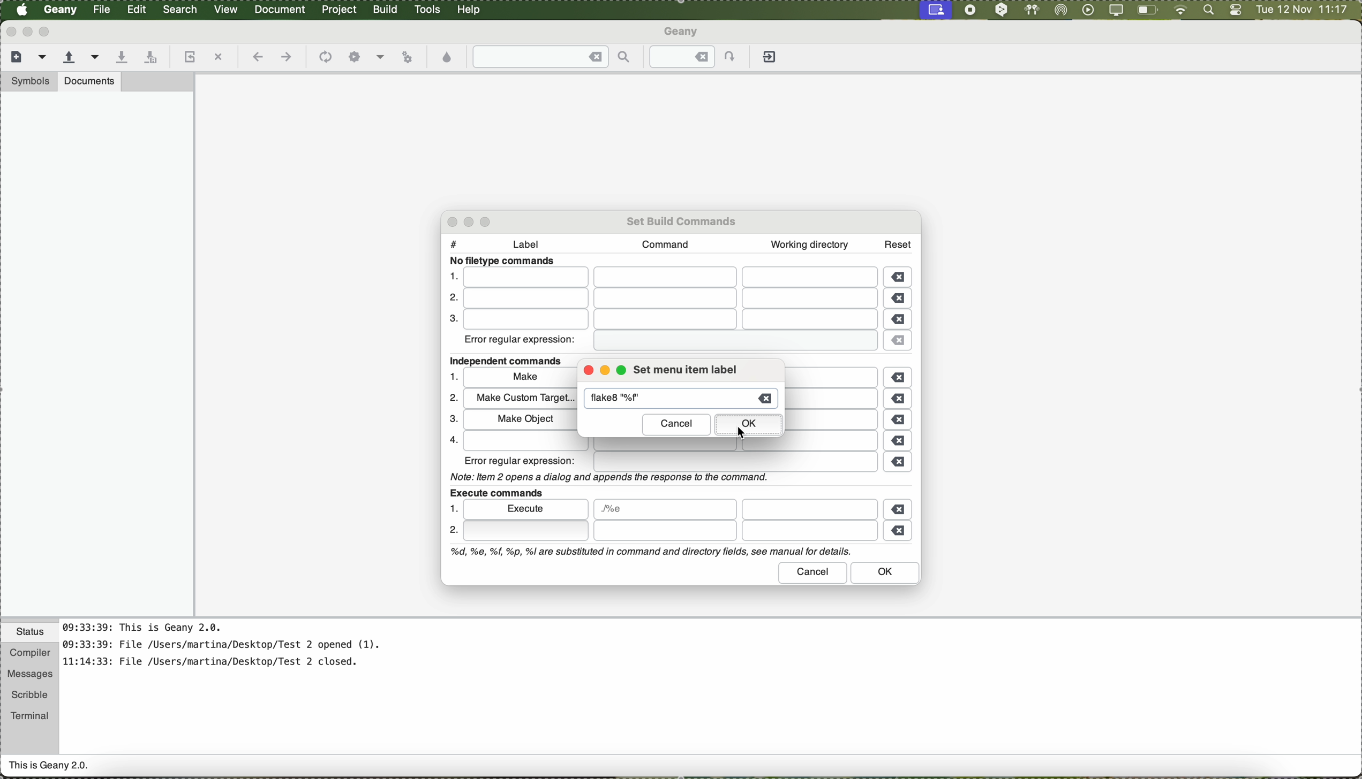 This screenshot has height=779, width=1362. Describe the element at coordinates (49, 767) in the screenshot. I see `this is geany 2.0` at that location.